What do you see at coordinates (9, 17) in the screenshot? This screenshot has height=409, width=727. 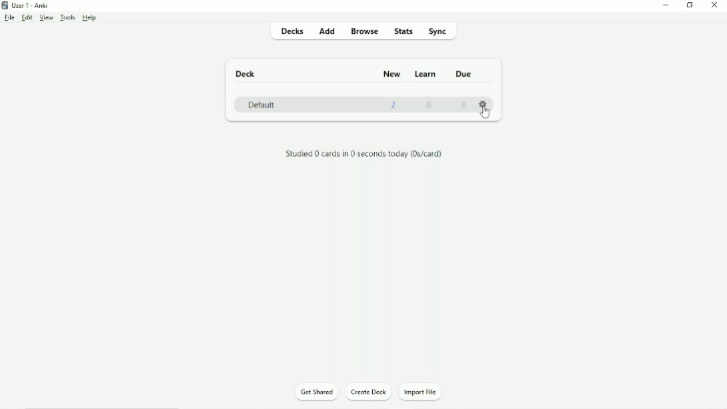 I see `File` at bounding box center [9, 17].